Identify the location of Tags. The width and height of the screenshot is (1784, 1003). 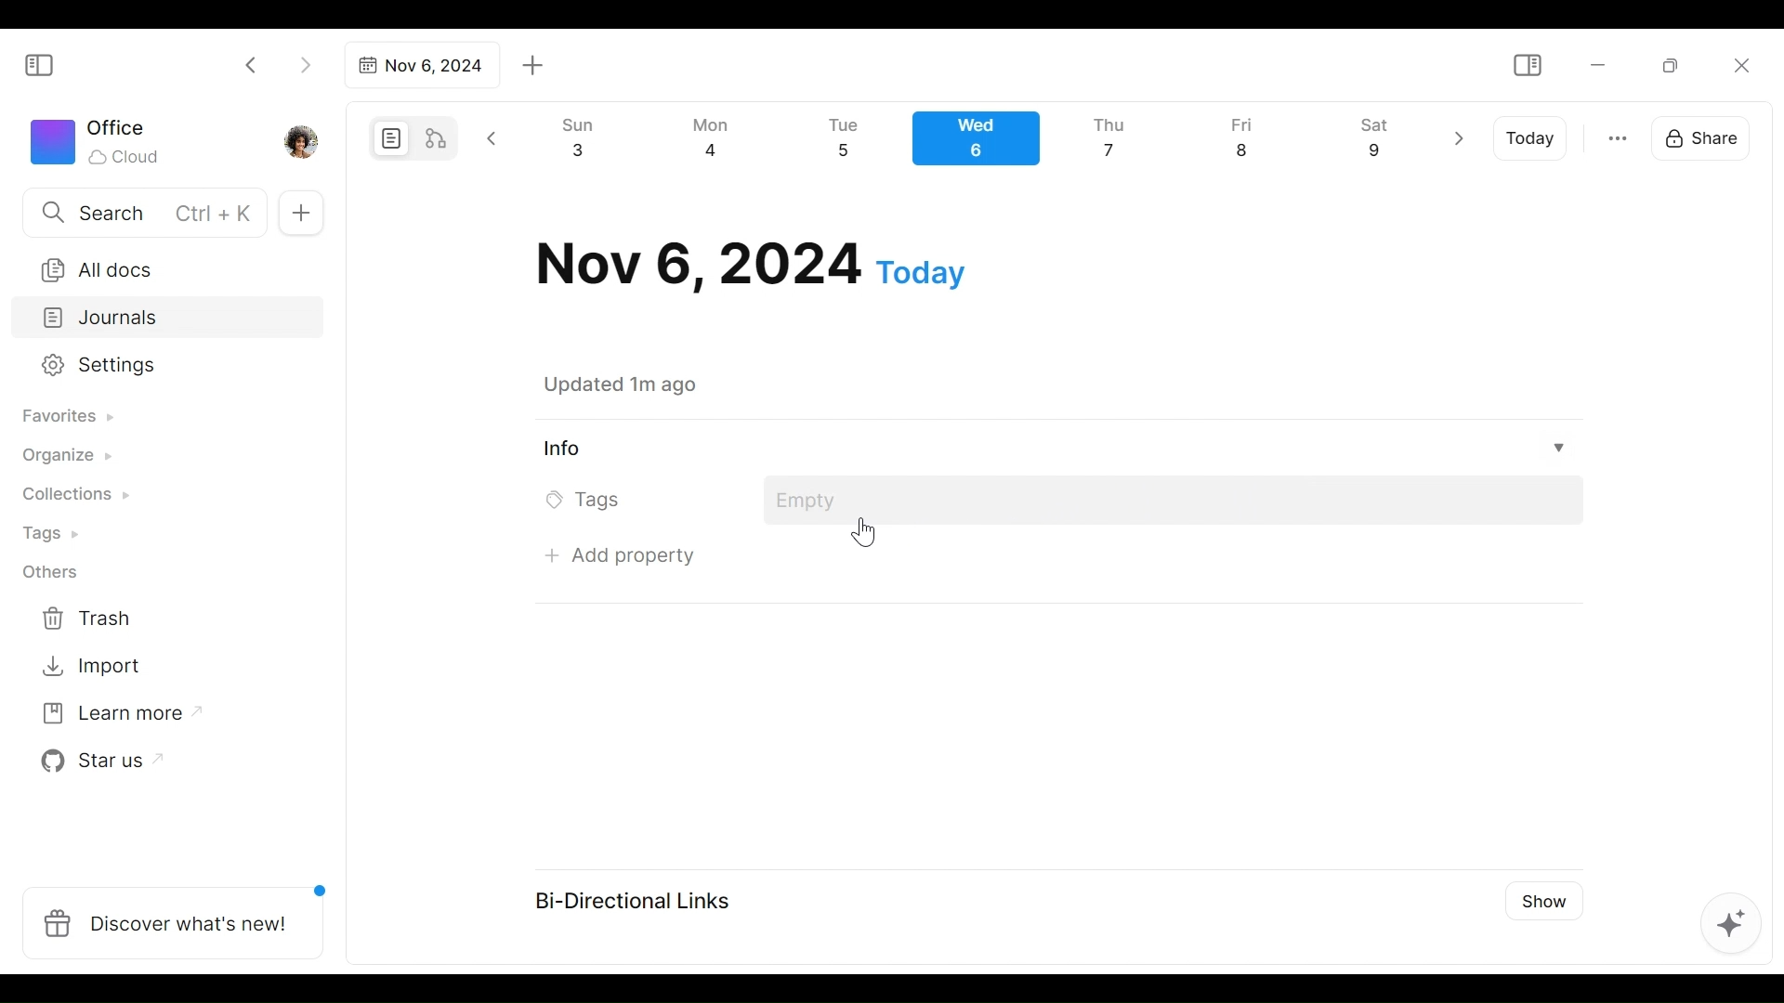
(588, 501).